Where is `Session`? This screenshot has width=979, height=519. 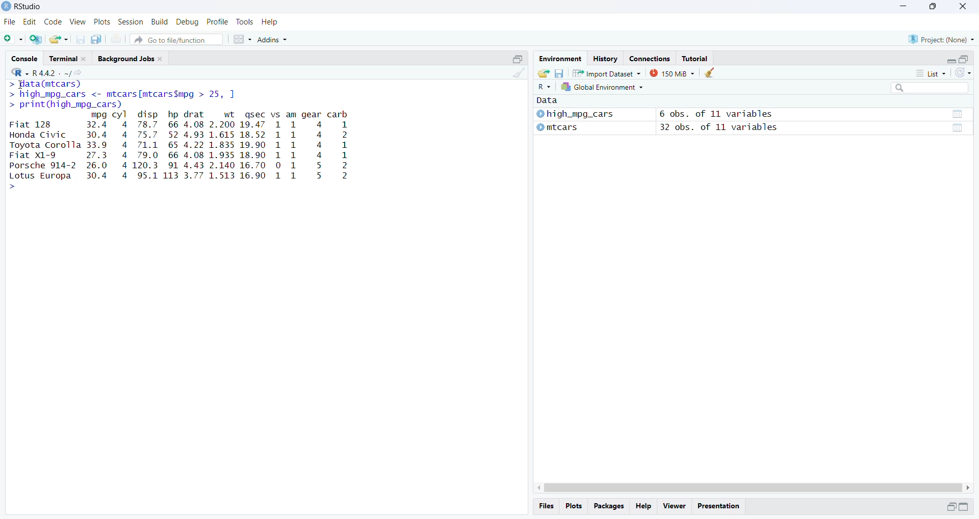 Session is located at coordinates (131, 21).